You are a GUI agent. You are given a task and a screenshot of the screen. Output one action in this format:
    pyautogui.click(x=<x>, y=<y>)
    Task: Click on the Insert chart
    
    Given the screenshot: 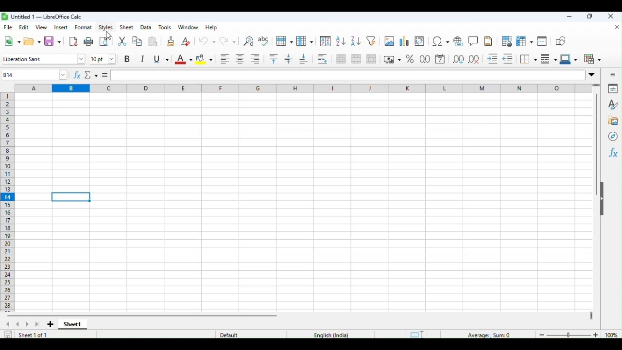 What is the action you would take?
    pyautogui.click(x=404, y=40)
    